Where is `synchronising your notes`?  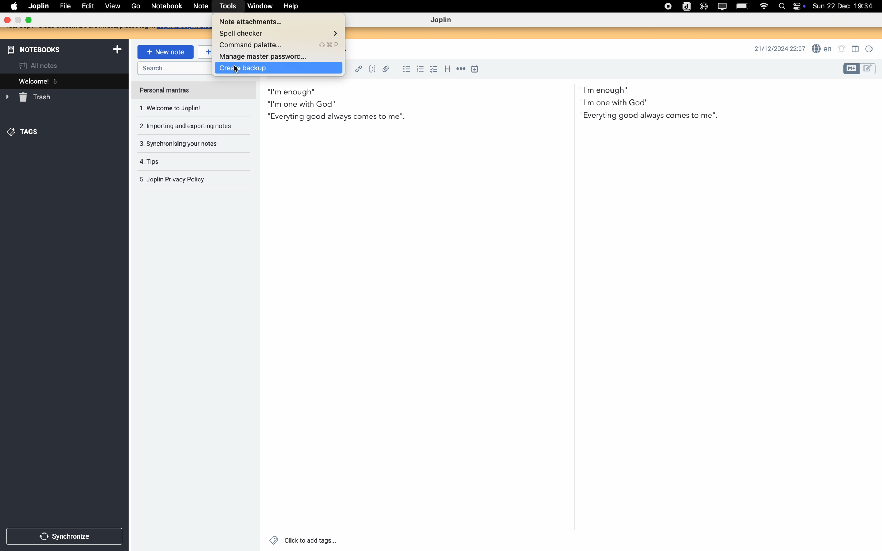 synchronising your notes is located at coordinates (176, 143).